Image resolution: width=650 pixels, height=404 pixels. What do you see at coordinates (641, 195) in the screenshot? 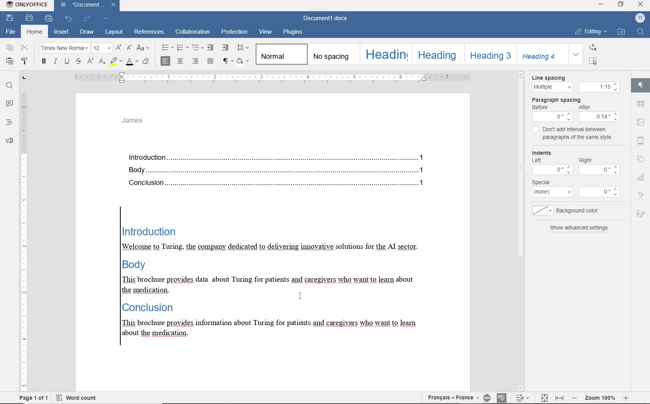
I see `text art` at bounding box center [641, 195].